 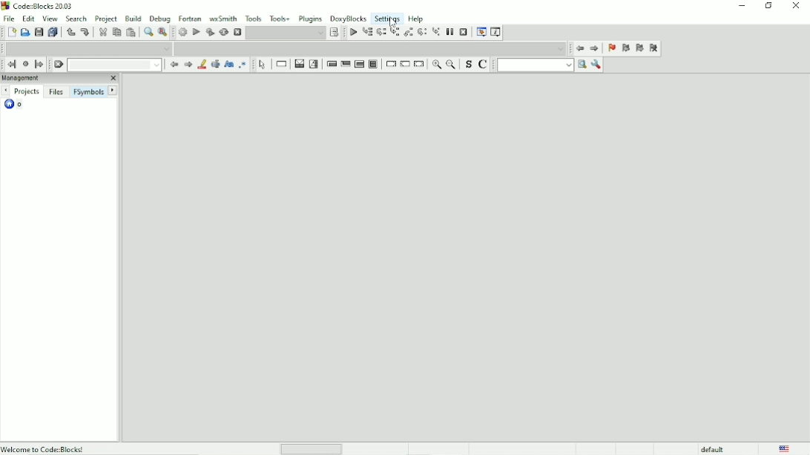 I want to click on Fortran, so click(x=189, y=19).